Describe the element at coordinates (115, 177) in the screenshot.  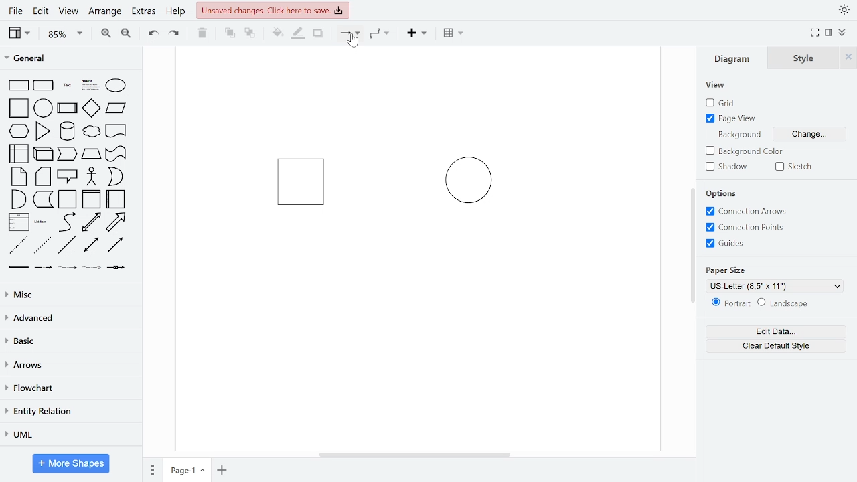
I see `or` at that location.